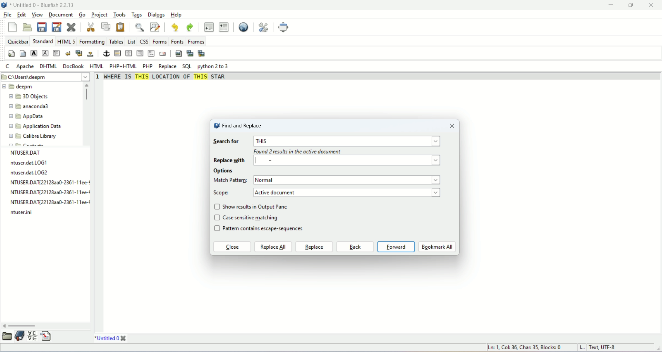 Image resolution: width=662 pixels, height=352 pixels. I want to click on raplace, so click(314, 247).